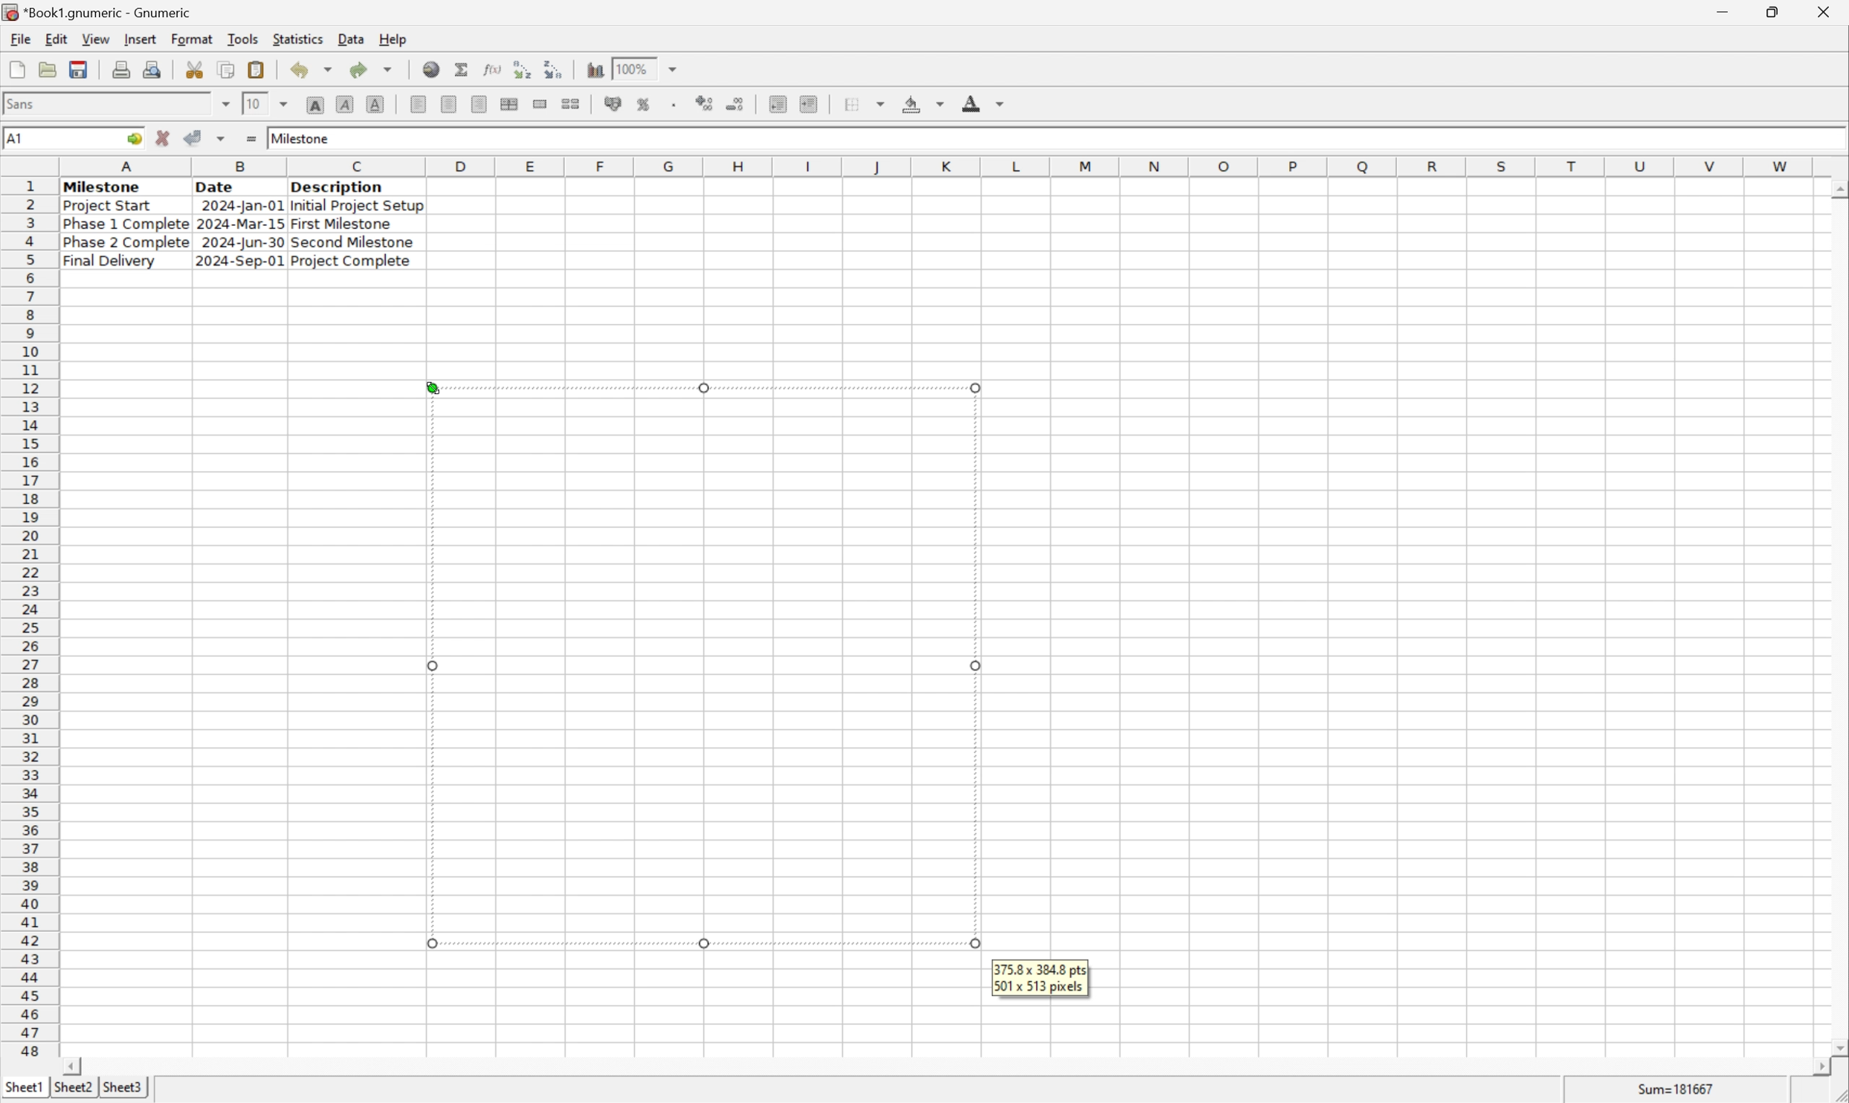  Describe the element at coordinates (168, 140) in the screenshot. I see `cancel changes` at that location.